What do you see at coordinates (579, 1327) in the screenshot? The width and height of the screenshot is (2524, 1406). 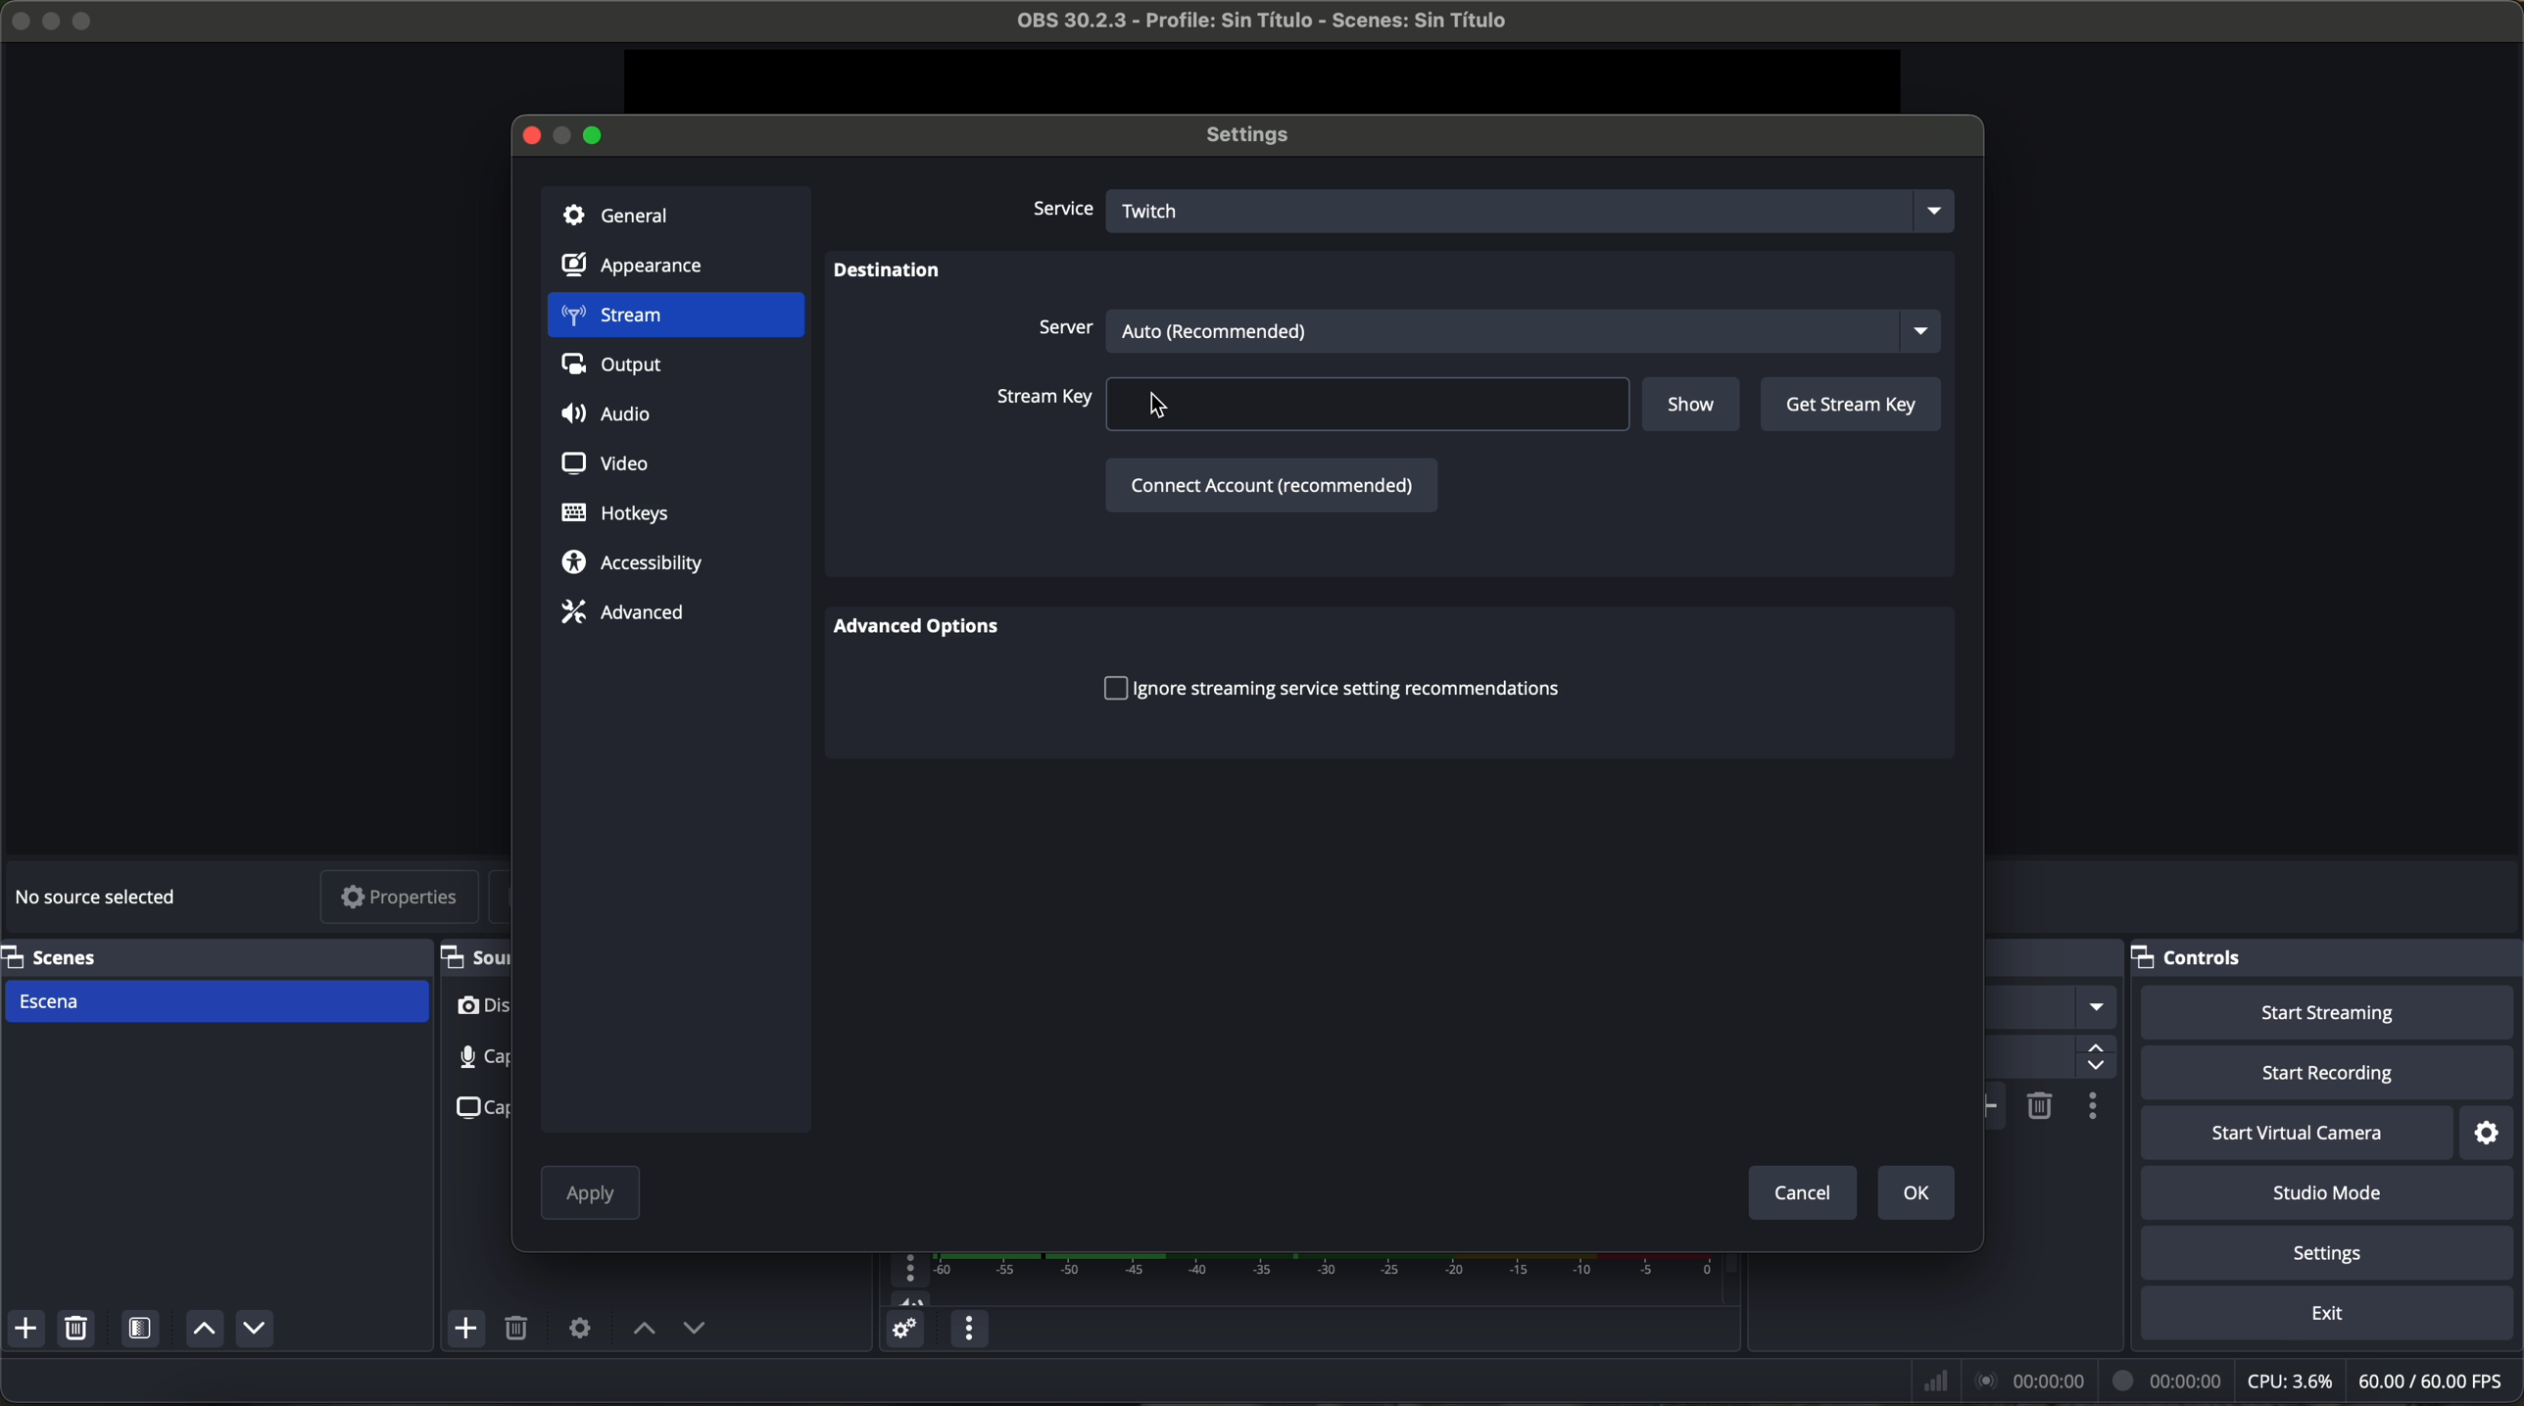 I see `open source properties` at bounding box center [579, 1327].